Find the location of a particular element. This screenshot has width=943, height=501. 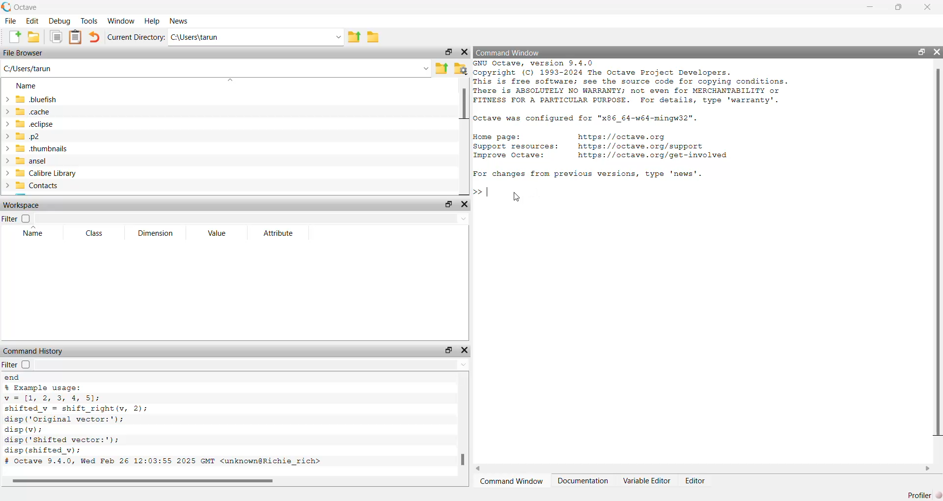

unlock widget is located at coordinates (919, 53).